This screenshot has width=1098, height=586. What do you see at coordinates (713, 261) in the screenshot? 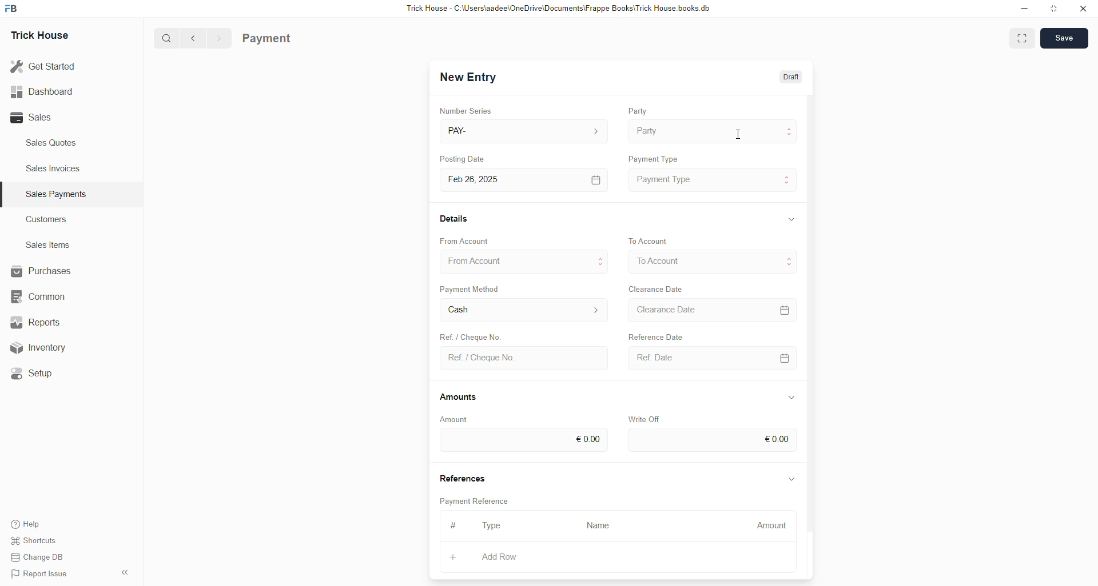
I see `To Account` at bounding box center [713, 261].